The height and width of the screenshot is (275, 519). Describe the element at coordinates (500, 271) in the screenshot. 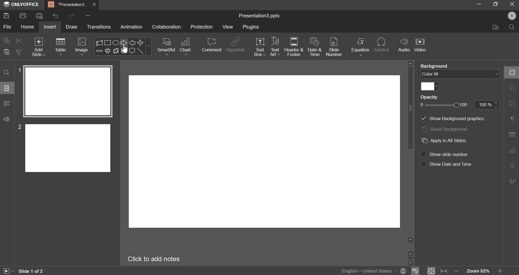

I see `increase zoom` at that location.